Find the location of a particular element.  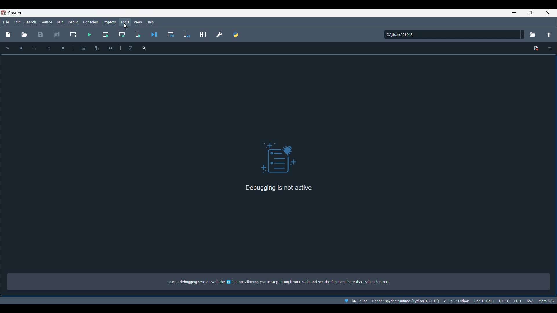

Save all is located at coordinates (57, 34).